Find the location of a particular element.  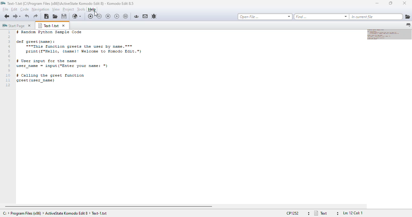

start page is located at coordinates (13, 25).